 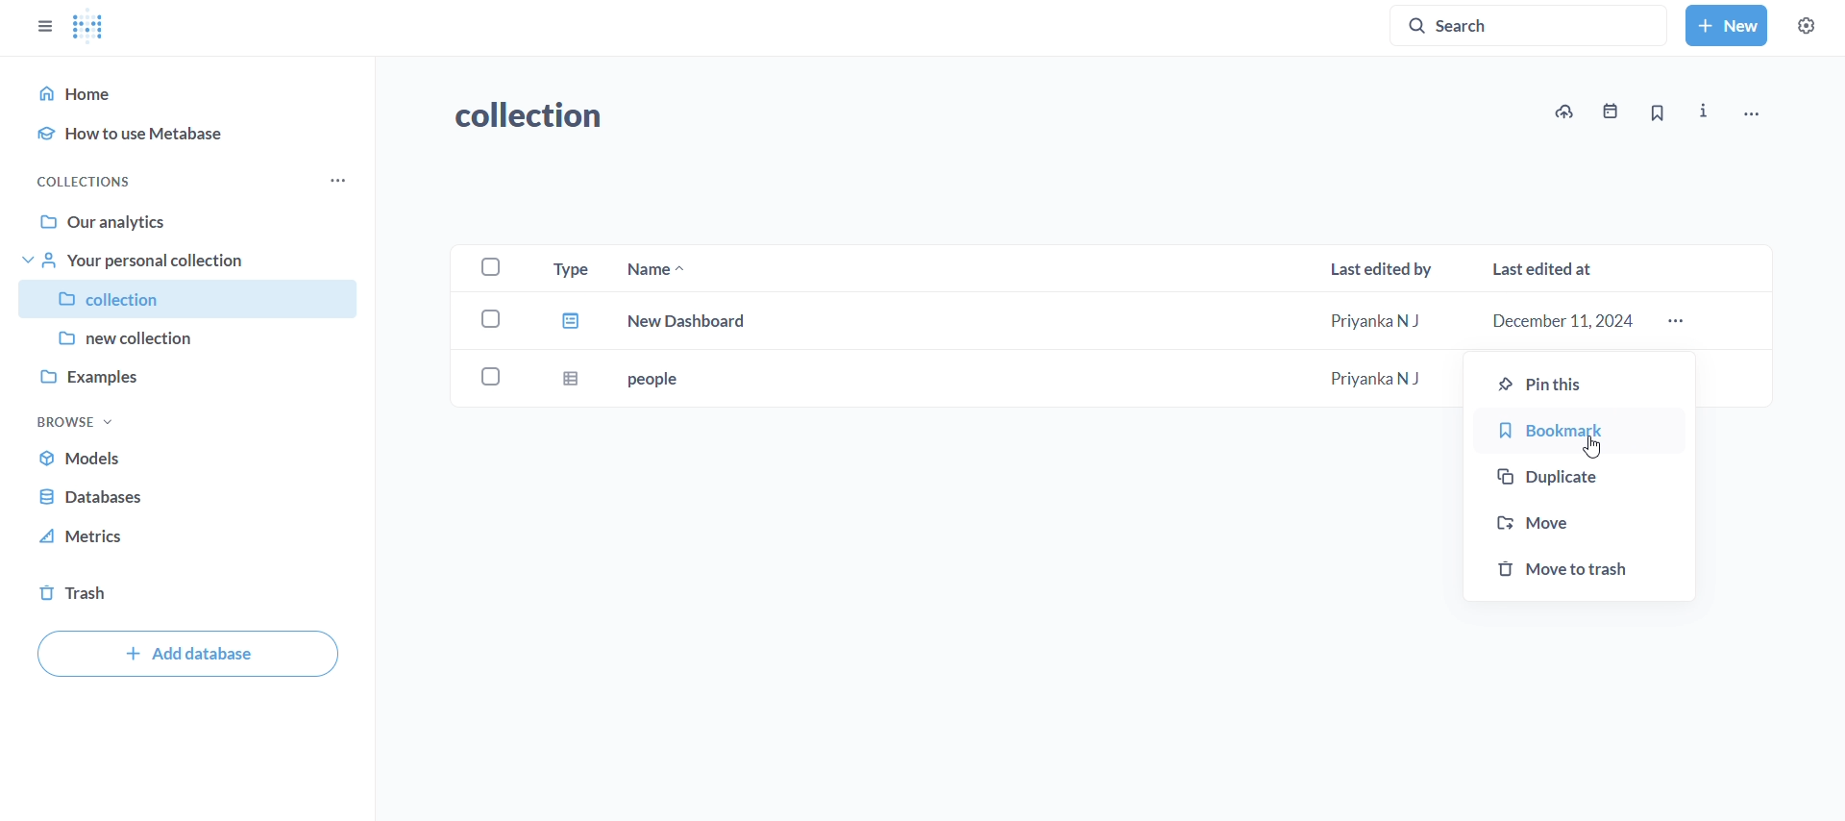 What do you see at coordinates (187, 656) in the screenshot?
I see `add database` at bounding box center [187, 656].